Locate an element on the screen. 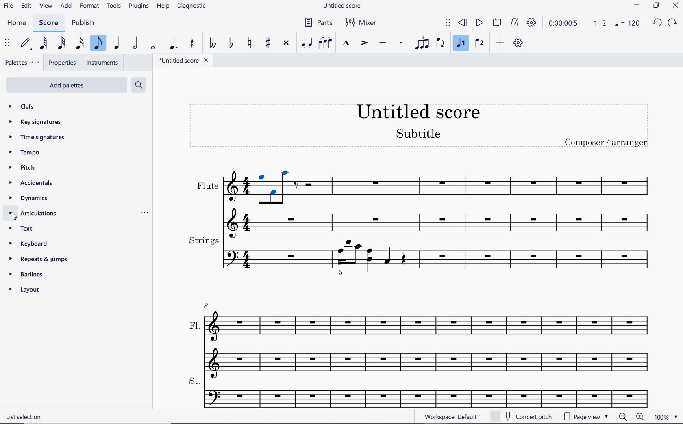 Image resolution: width=683 pixels, height=424 pixels. 64TH NOTE is located at coordinates (44, 43).